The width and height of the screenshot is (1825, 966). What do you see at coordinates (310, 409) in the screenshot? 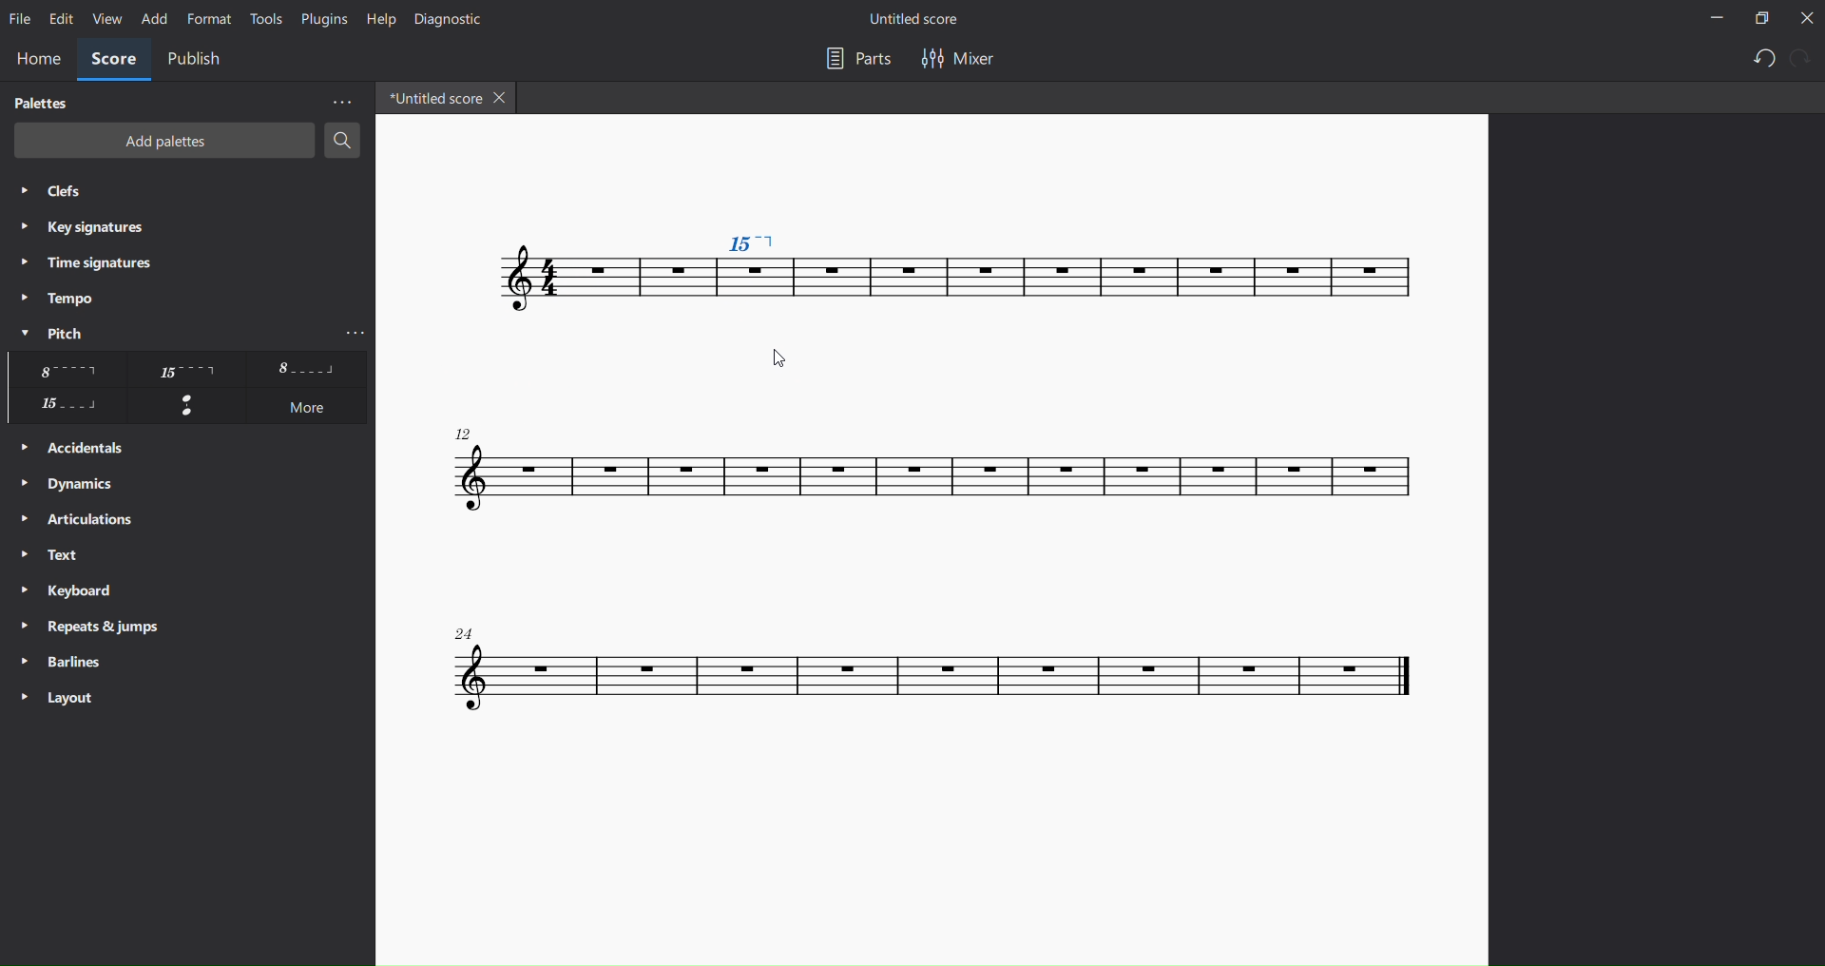
I see `more` at bounding box center [310, 409].